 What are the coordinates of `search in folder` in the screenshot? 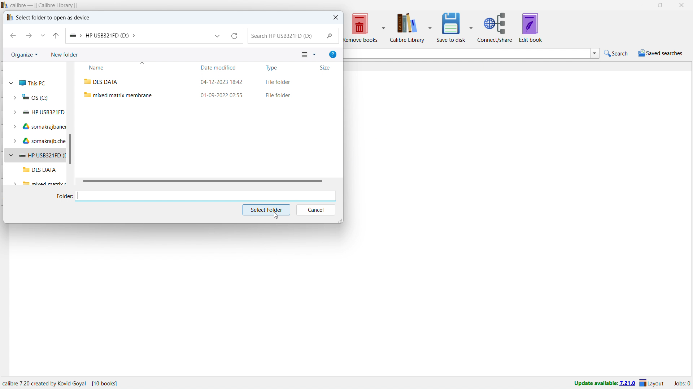 It's located at (294, 36).